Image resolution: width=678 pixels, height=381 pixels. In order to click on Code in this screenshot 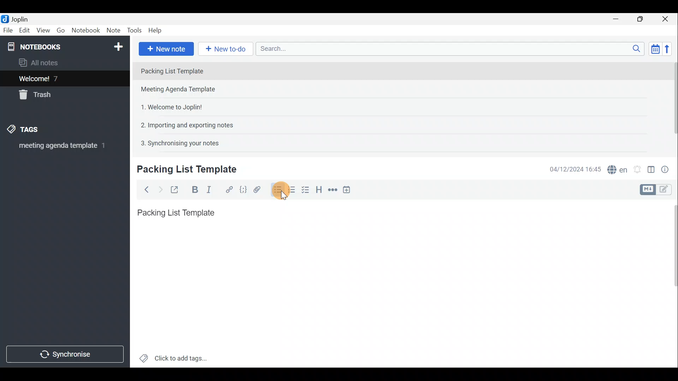, I will do `click(243, 189)`.